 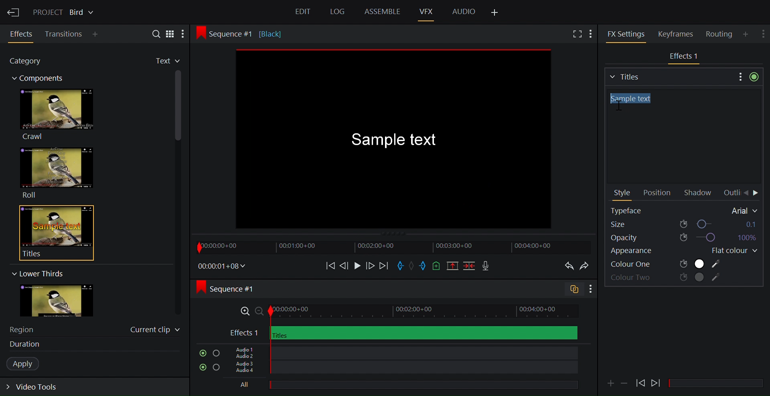 I want to click on Move Forward, so click(x=756, y=194).